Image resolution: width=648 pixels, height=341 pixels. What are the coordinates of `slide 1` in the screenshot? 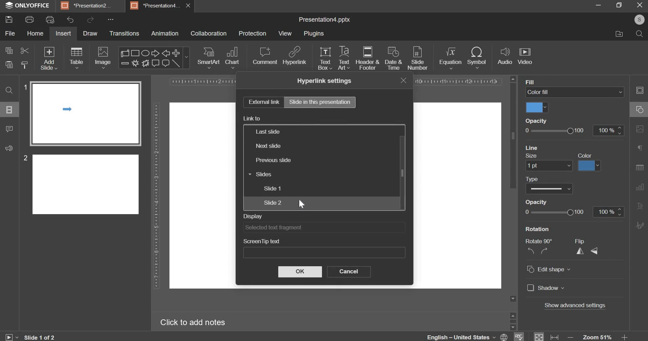 It's located at (272, 188).